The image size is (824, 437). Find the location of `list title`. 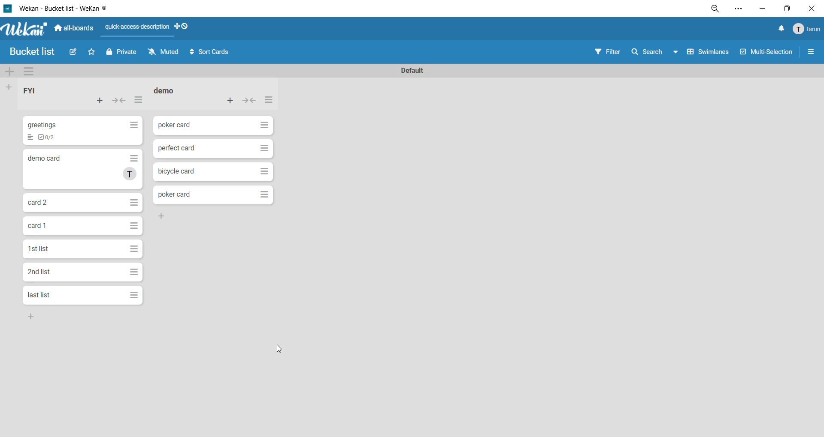

list title is located at coordinates (36, 92).